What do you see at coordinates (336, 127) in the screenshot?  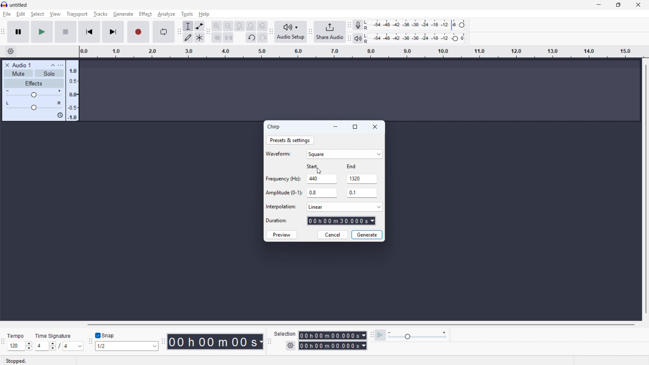 I see `minimise ` at bounding box center [336, 127].